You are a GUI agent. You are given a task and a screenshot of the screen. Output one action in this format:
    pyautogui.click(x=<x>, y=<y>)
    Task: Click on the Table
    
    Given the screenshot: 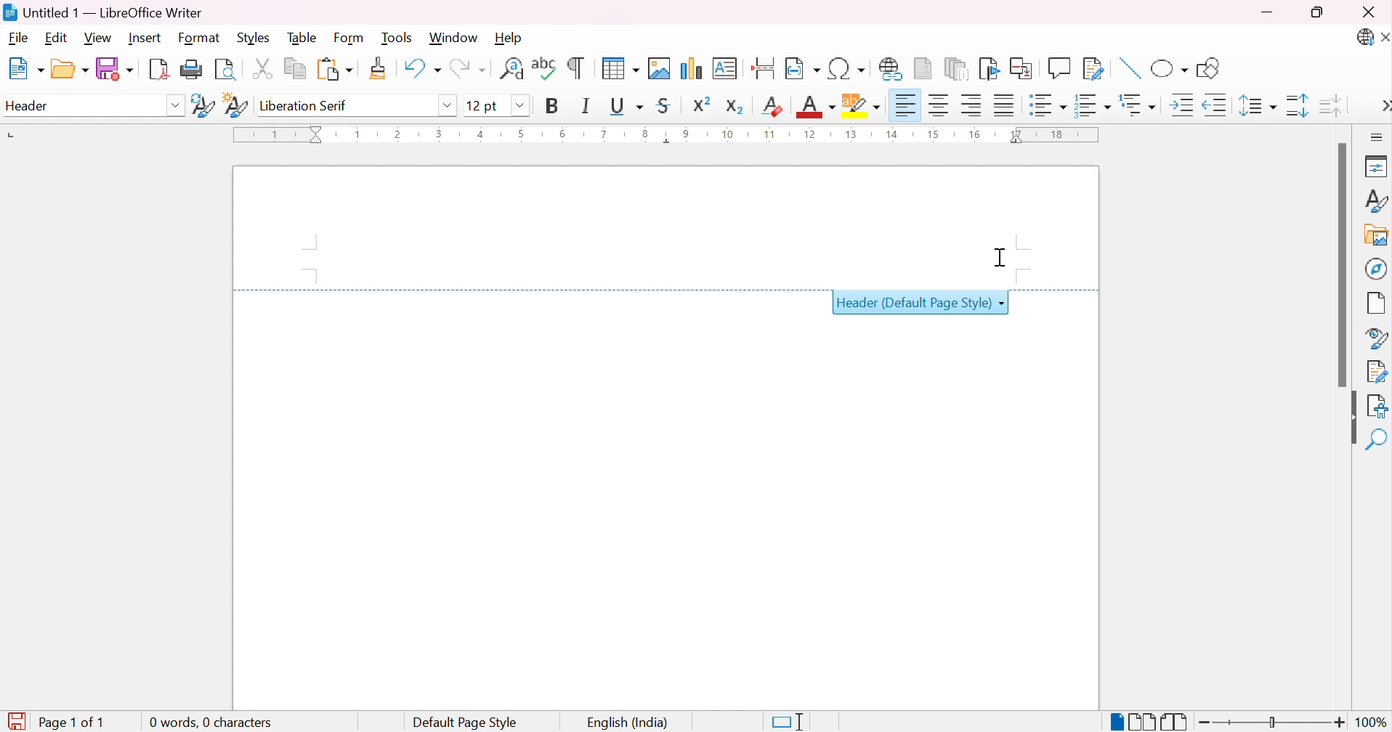 What is the action you would take?
    pyautogui.click(x=304, y=39)
    